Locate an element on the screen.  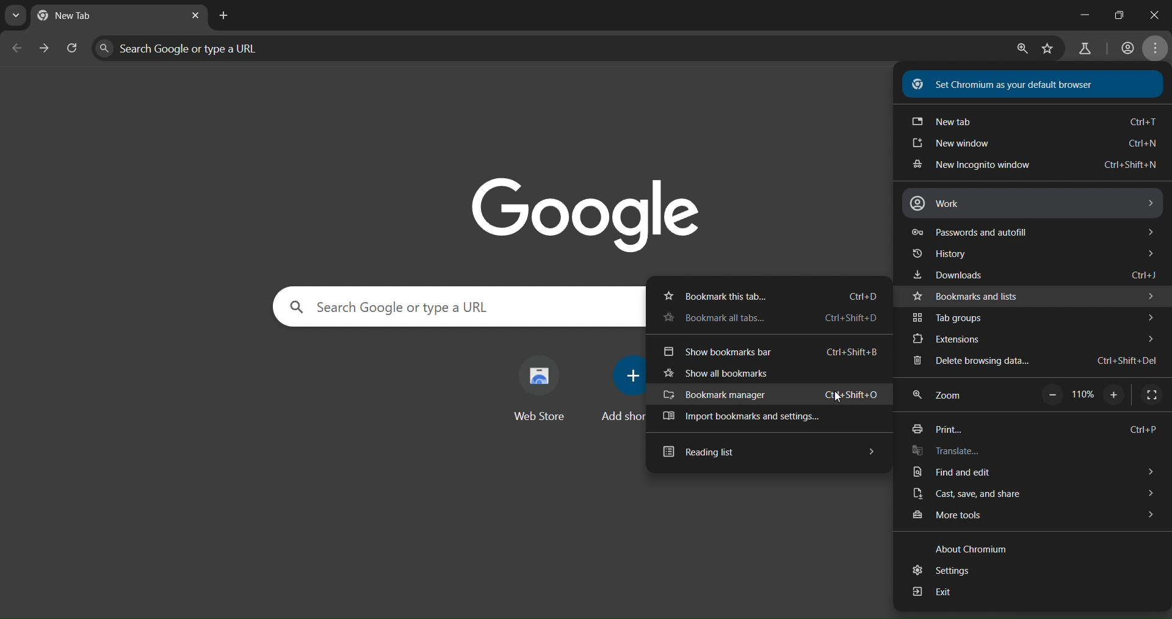
bookmark manager is located at coordinates (774, 393).